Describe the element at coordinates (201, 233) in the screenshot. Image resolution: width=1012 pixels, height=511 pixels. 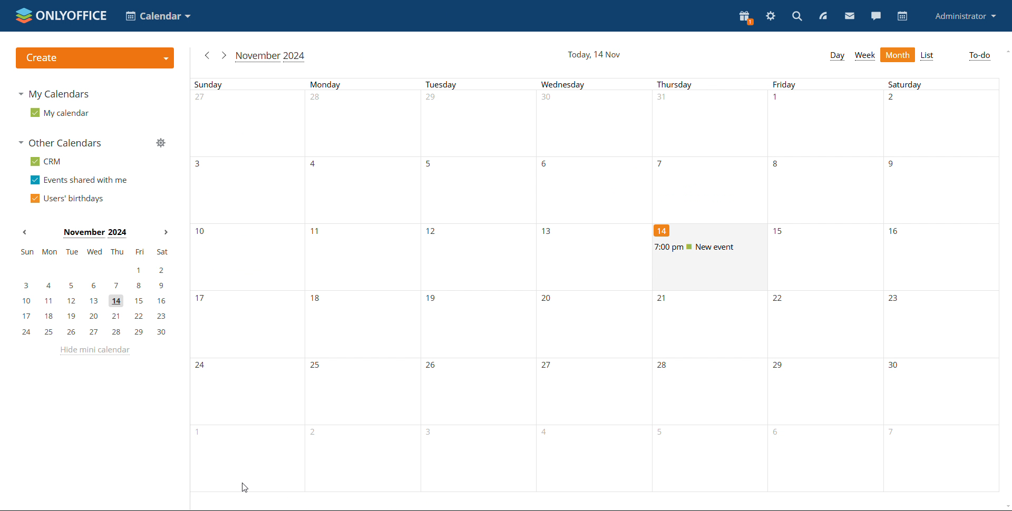
I see `number` at that location.